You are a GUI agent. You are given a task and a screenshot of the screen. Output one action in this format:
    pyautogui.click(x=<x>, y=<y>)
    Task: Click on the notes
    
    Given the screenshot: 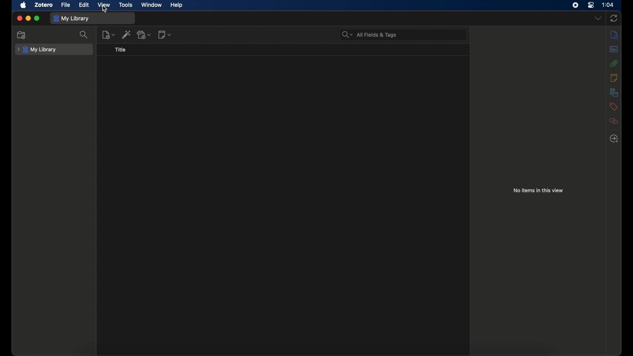 What is the action you would take?
    pyautogui.click(x=614, y=78)
    